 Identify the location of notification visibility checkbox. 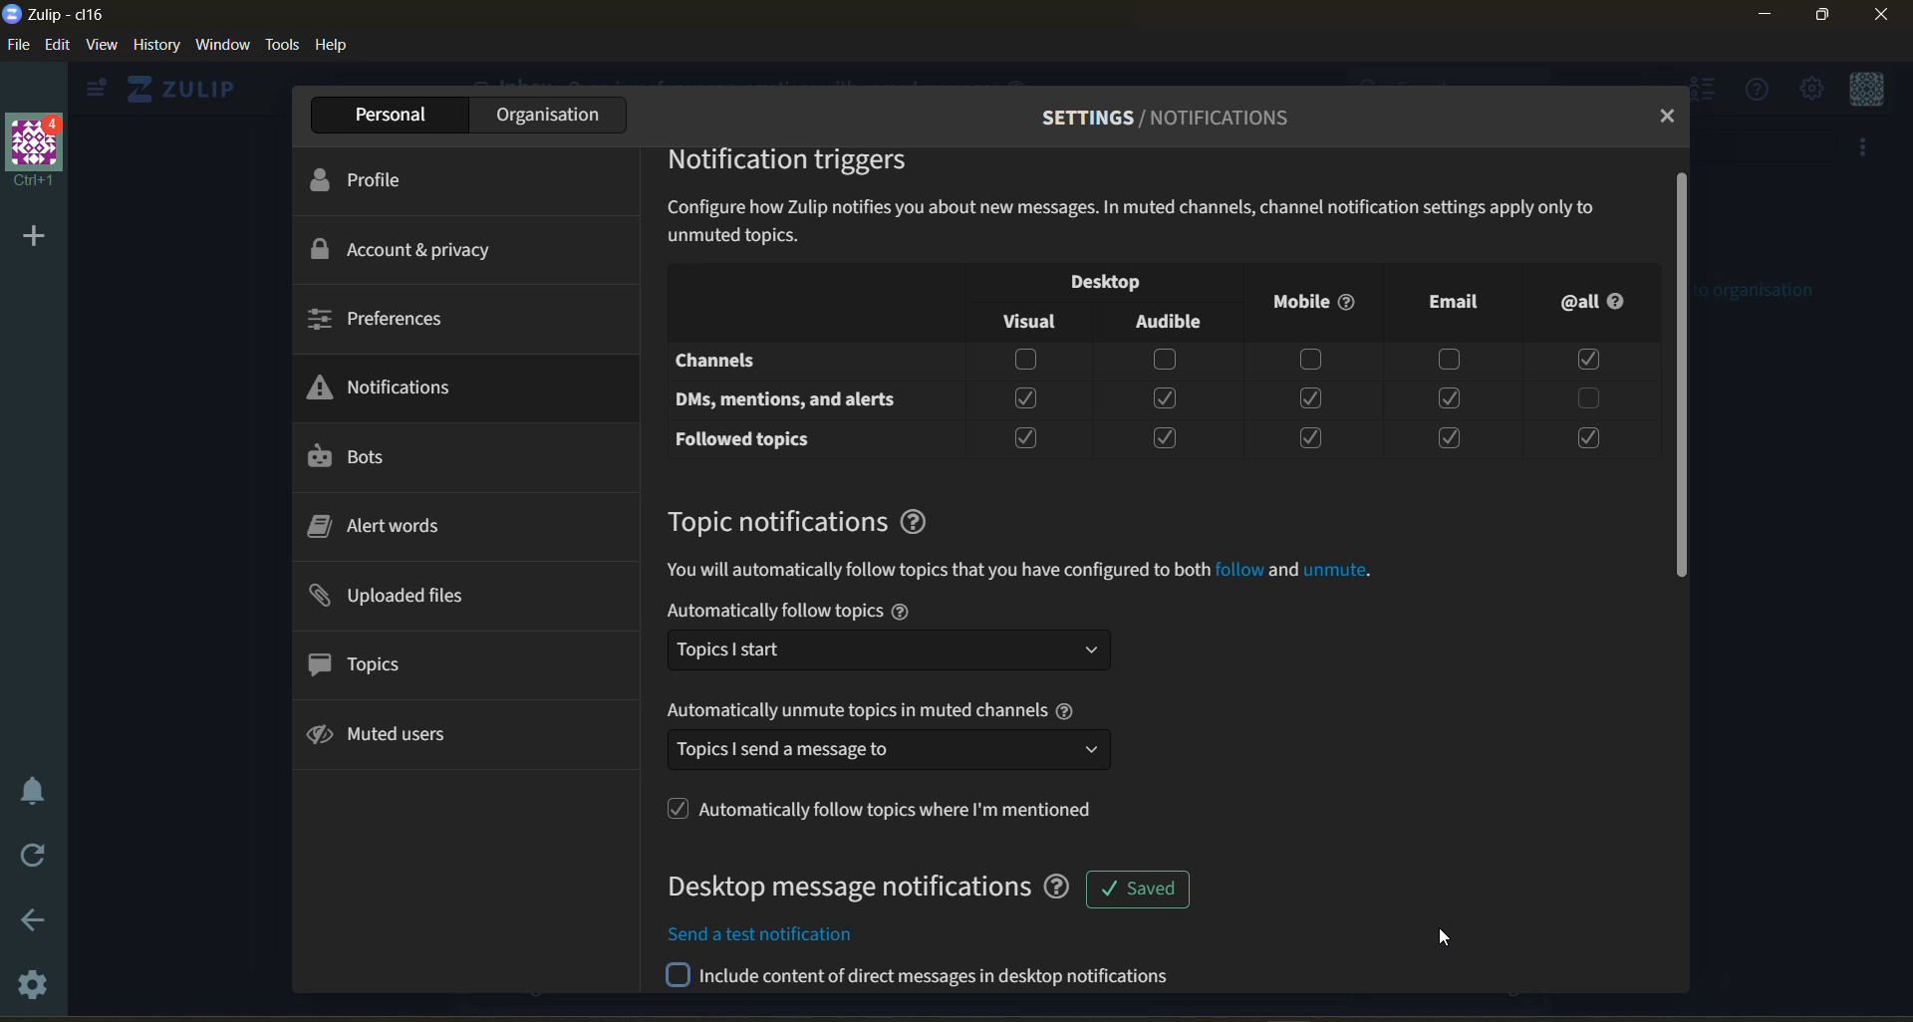
(1108, 280).